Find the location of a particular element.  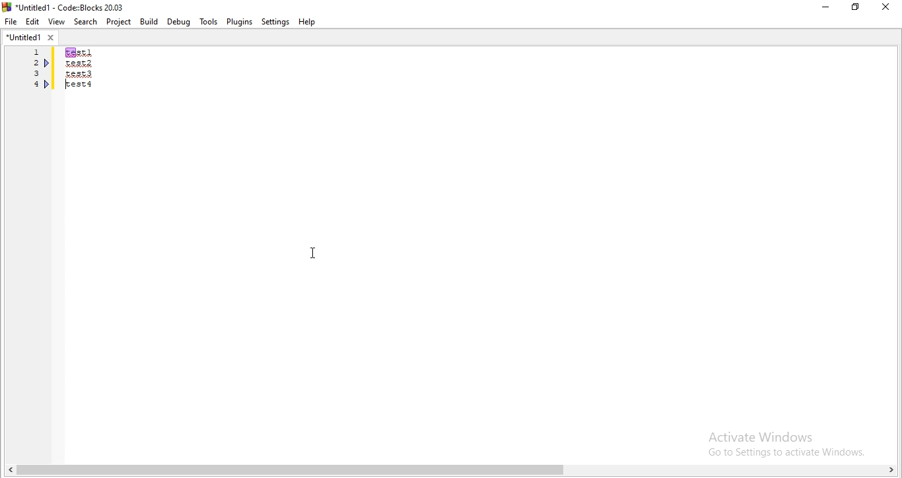

Plugins  is located at coordinates (239, 21).